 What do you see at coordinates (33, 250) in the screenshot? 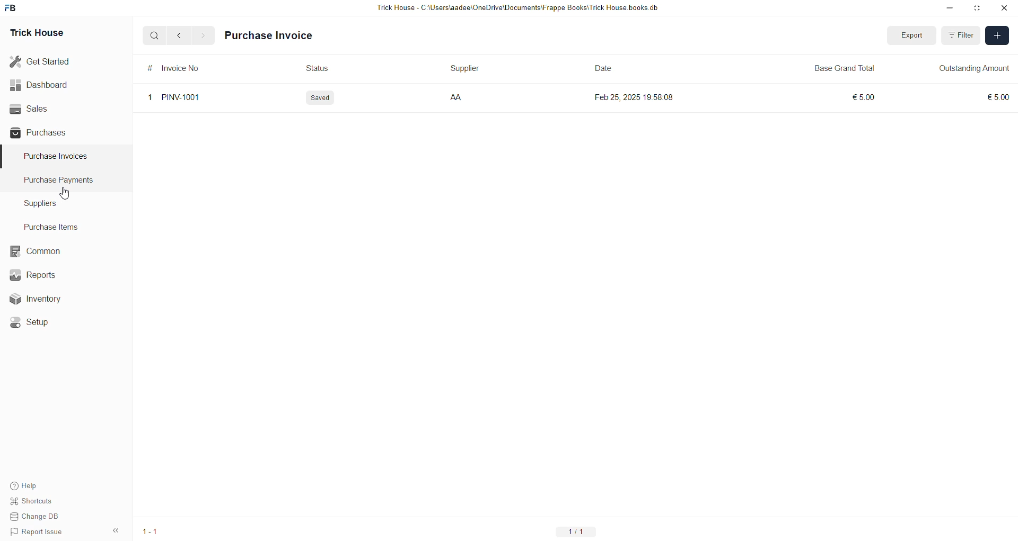
I see `Common` at bounding box center [33, 250].